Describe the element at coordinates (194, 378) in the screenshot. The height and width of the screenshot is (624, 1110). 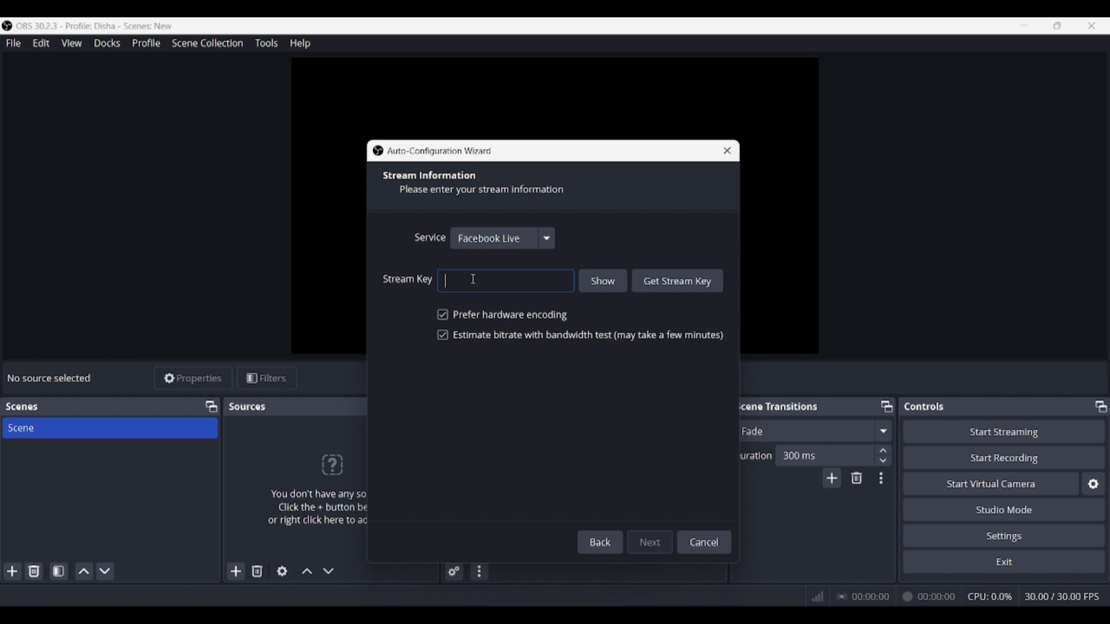
I see `Properties` at that location.